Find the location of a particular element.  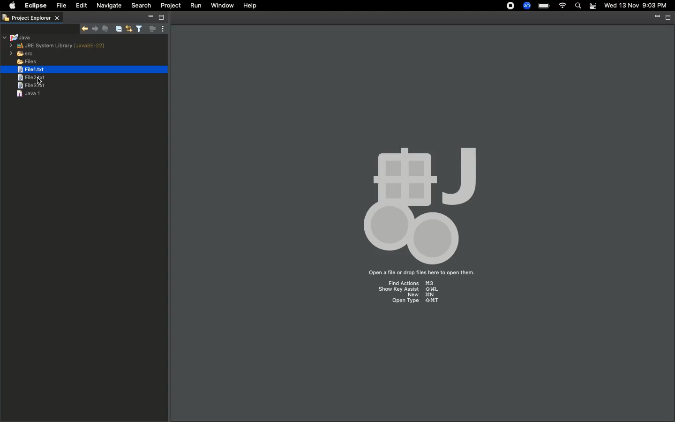

Maximize is located at coordinates (667, 18).